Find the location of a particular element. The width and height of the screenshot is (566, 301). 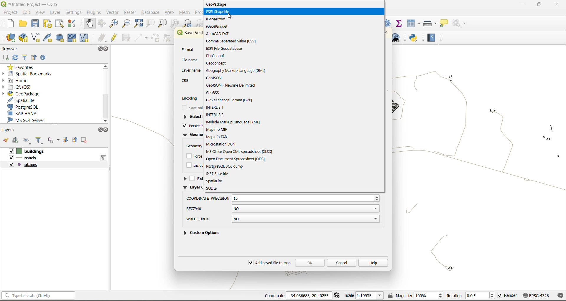

filter by expression is located at coordinates (53, 140).